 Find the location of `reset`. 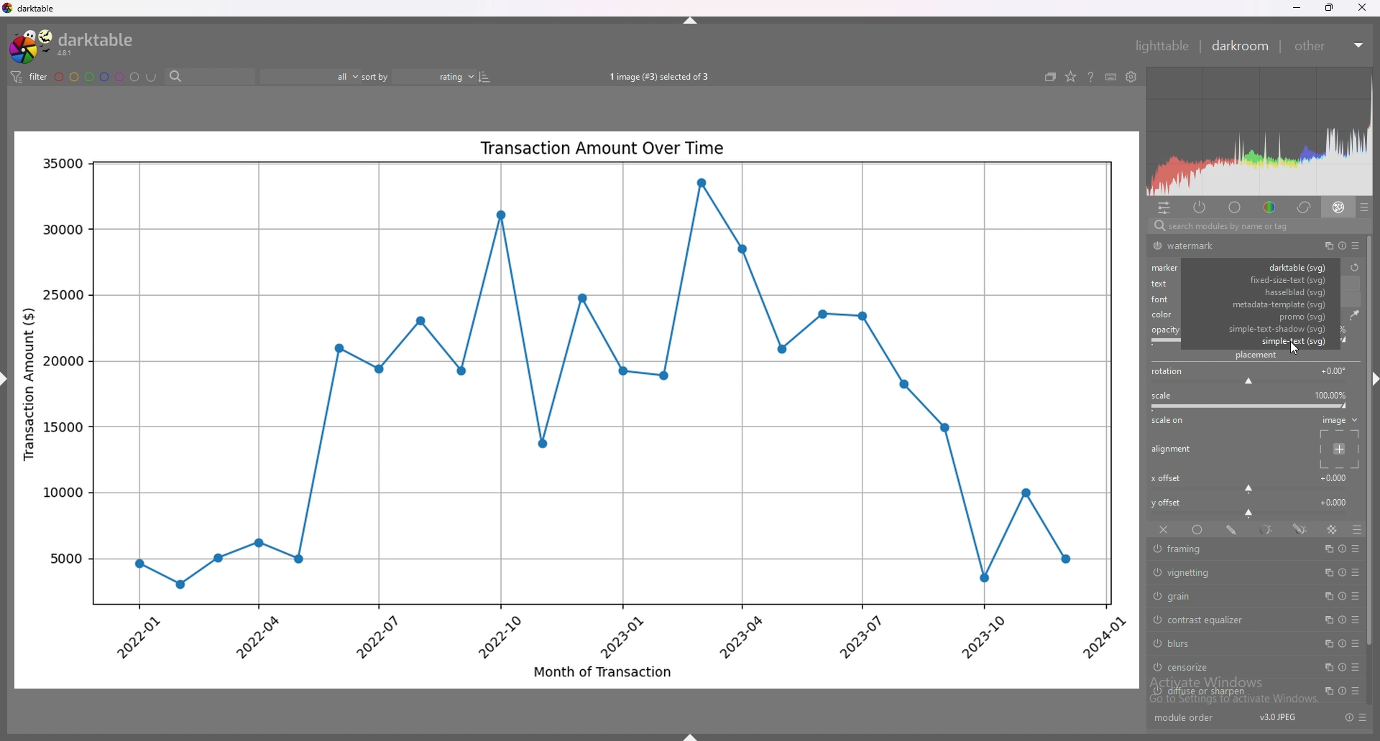

reset is located at coordinates (1340, 246).